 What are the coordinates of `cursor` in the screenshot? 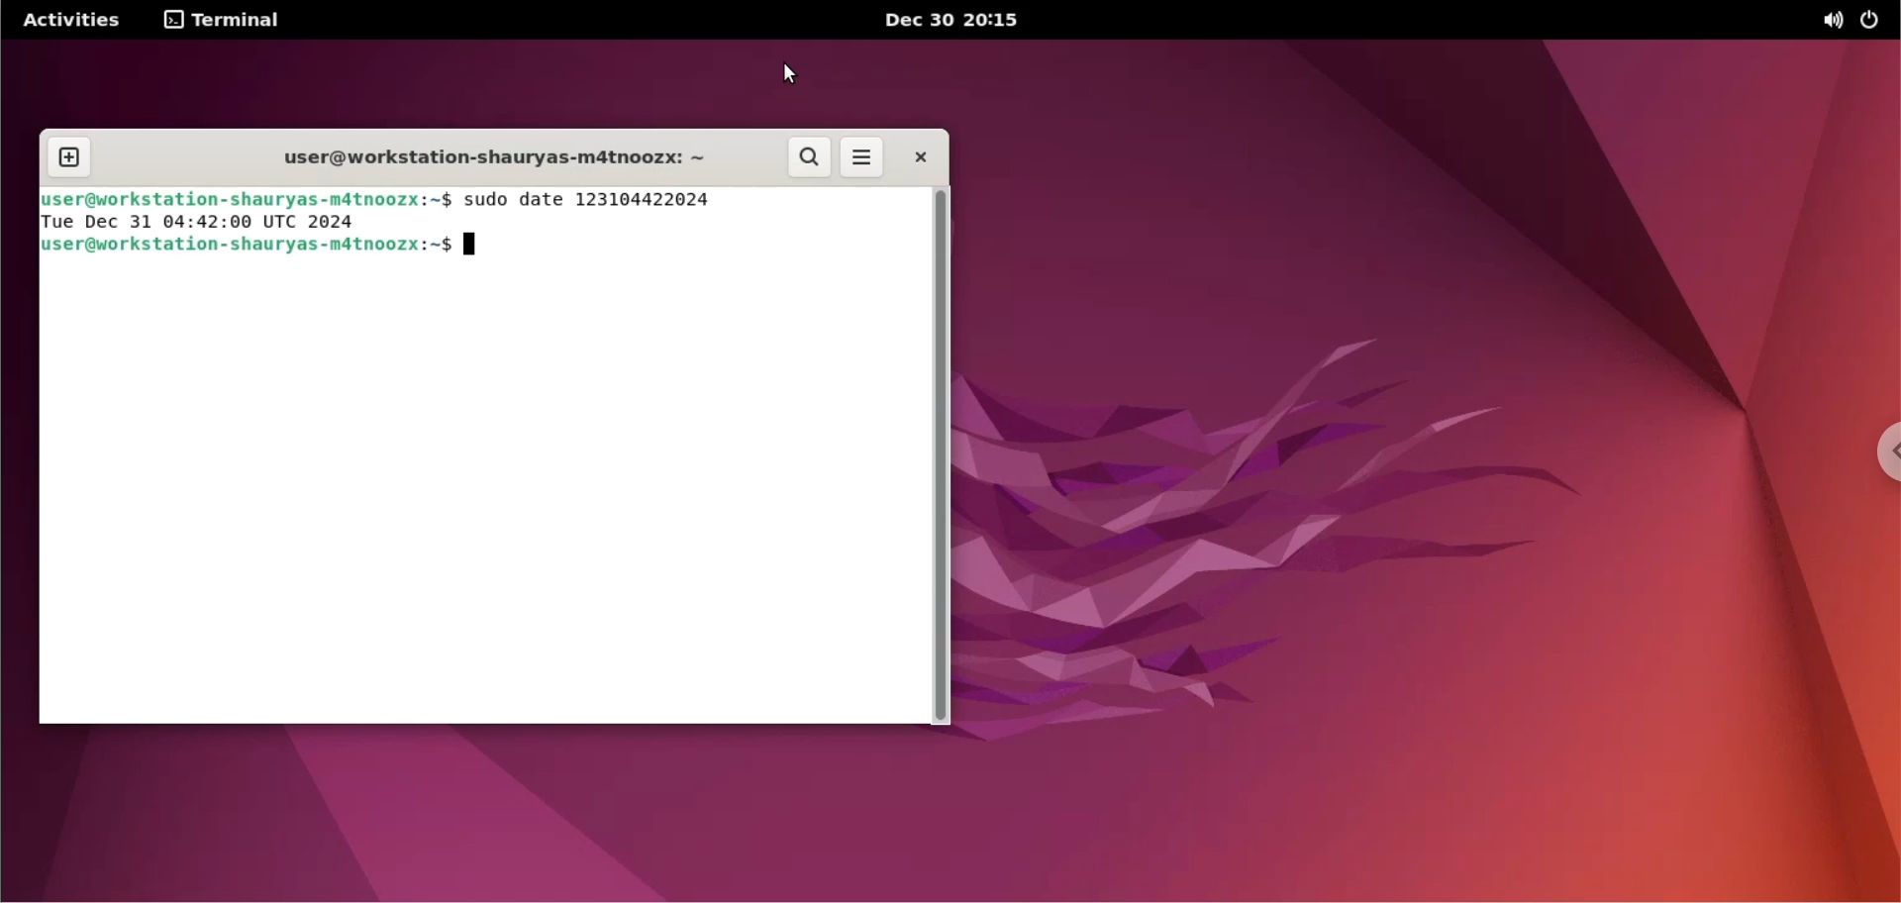 It's located at (787, 72).